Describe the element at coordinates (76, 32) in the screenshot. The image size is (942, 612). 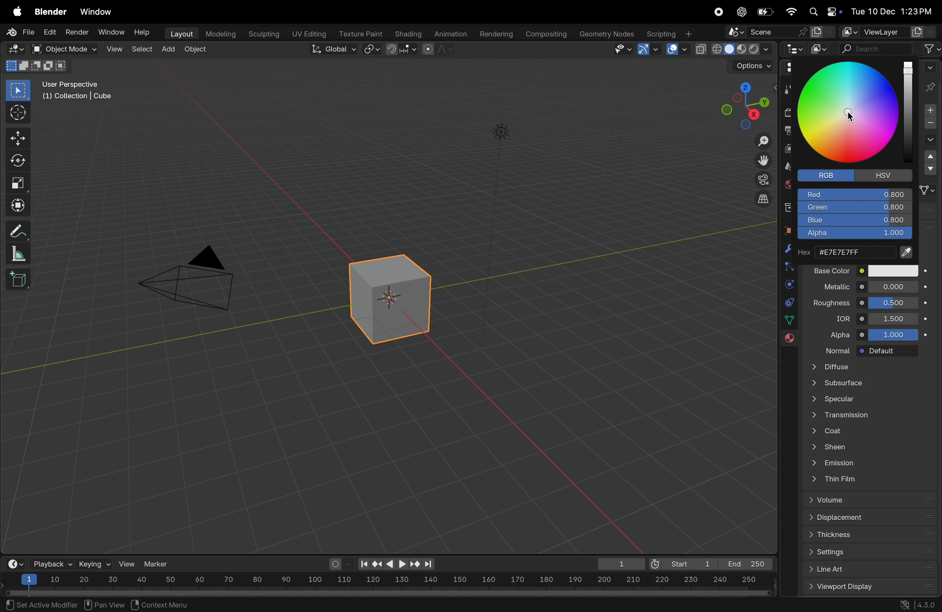
I see `render` at that location.